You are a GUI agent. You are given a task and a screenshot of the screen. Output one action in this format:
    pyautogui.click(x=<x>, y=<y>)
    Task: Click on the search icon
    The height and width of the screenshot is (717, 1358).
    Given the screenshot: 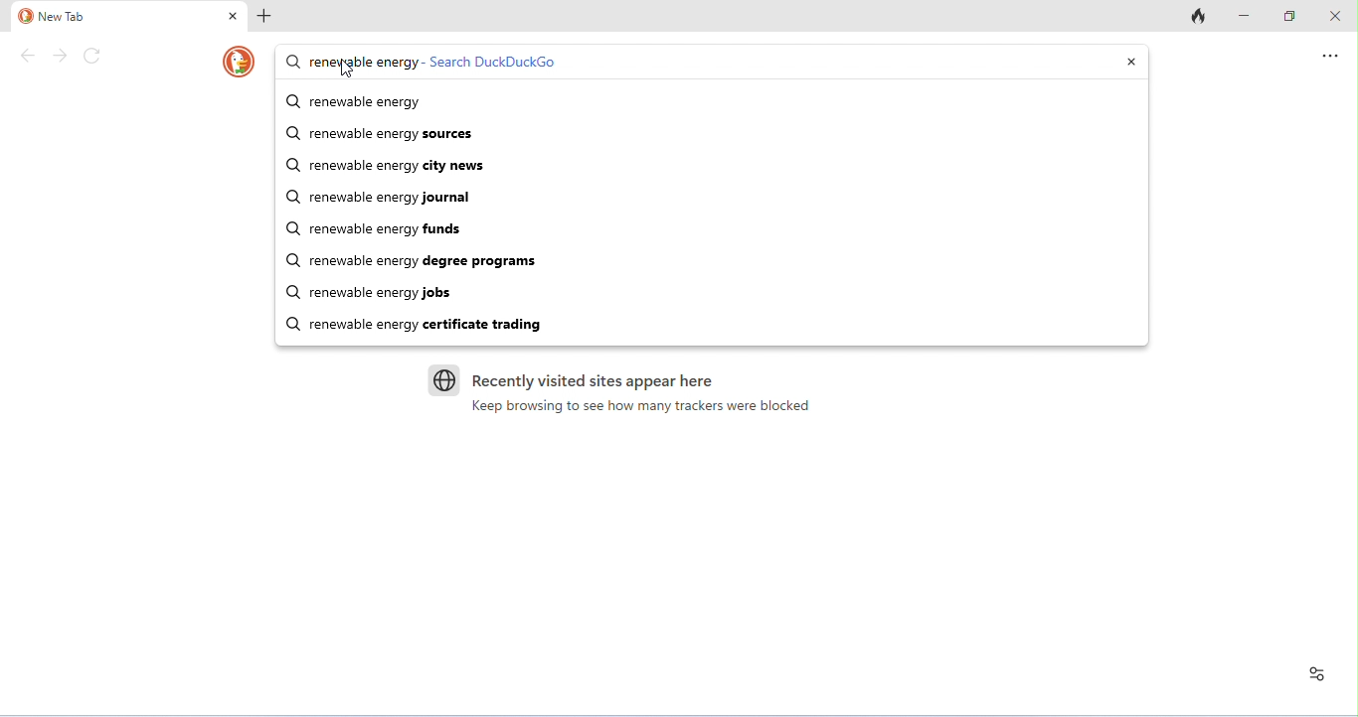 What is the action you would take?
    pyautogui.click(x=289, y=259)
    